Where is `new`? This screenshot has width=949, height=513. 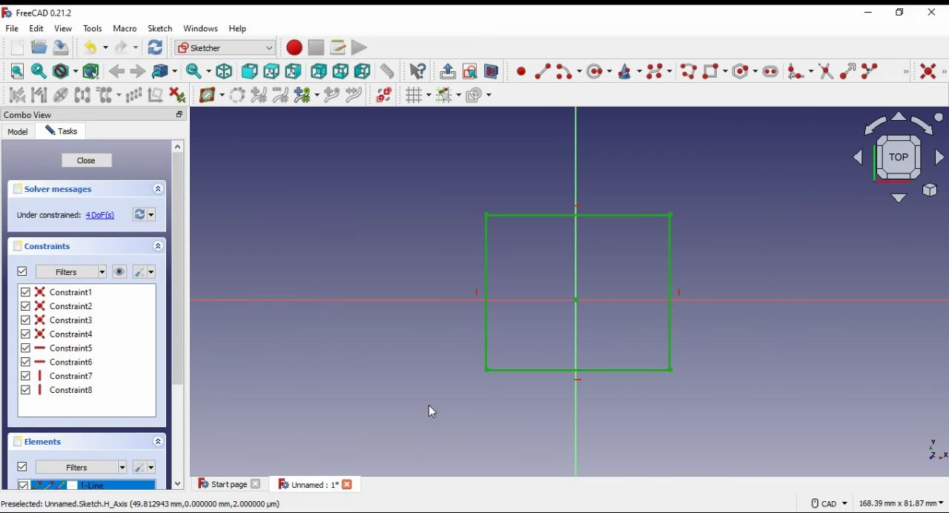
new is located at coordinates (17, 47).